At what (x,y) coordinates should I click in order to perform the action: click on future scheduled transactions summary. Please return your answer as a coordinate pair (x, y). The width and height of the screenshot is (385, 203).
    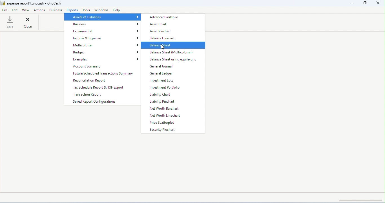
    Looking at the image, I should click on (103, 73).